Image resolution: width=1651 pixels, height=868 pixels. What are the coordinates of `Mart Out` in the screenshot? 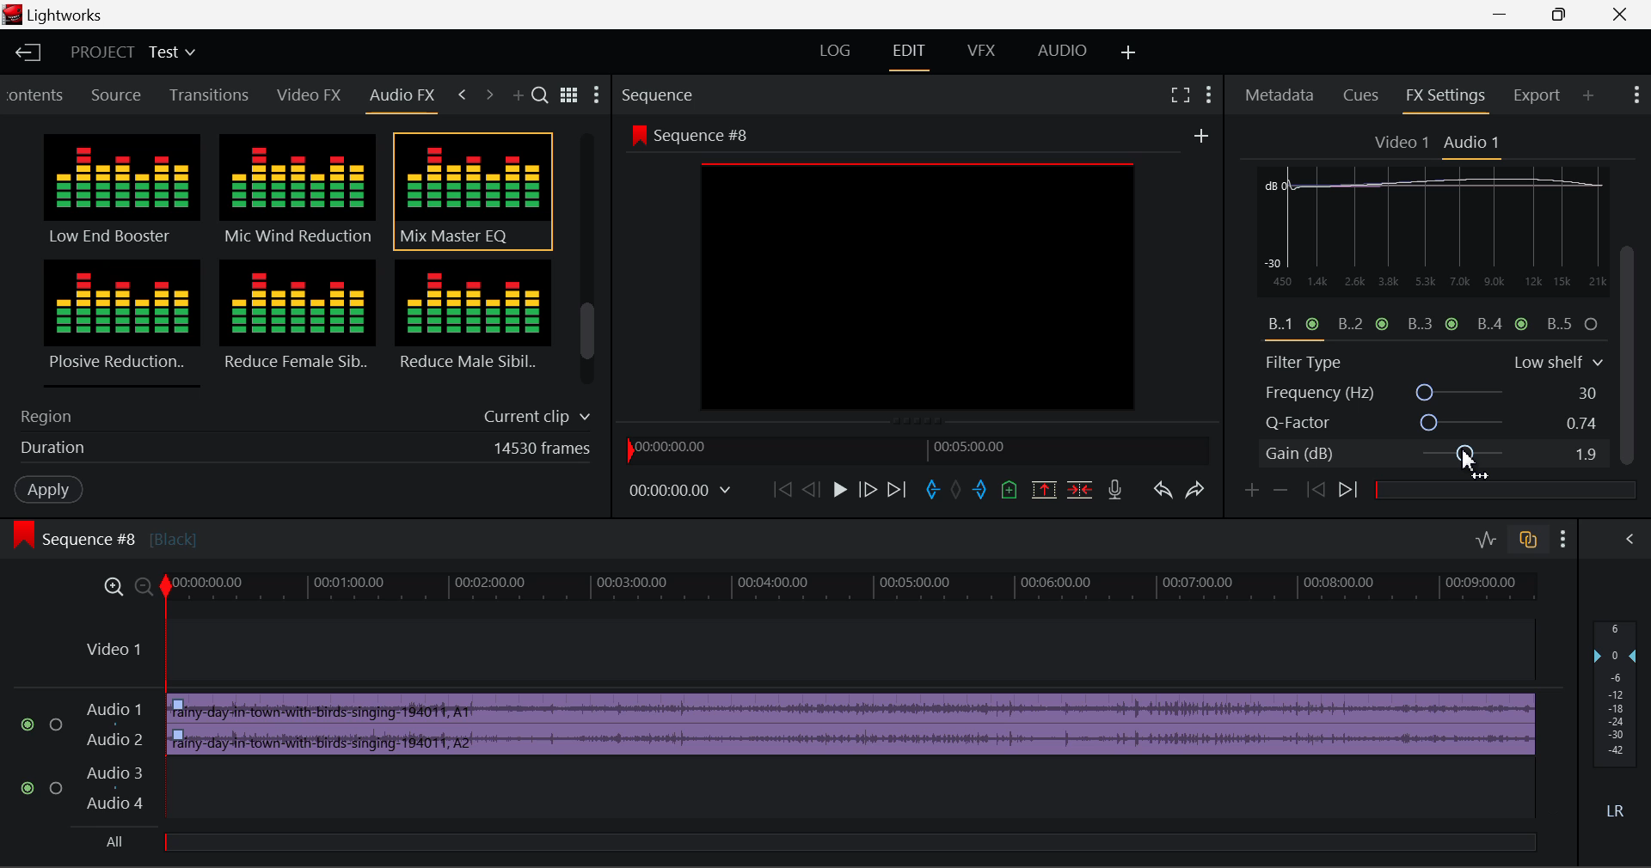 It's located at (982, 490).